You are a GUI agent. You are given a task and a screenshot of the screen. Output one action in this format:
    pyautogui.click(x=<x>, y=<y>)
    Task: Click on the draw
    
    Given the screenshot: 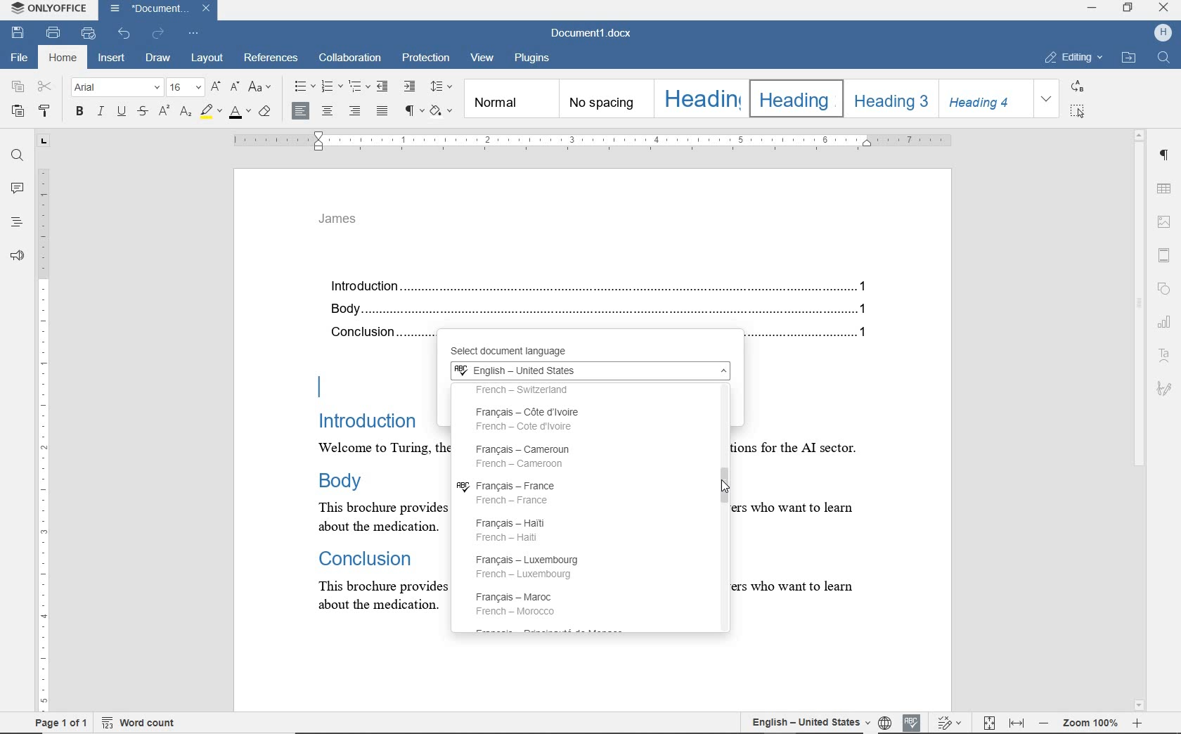 What is the action you would take?
    pyautogui.click(x=160, y=59)
    